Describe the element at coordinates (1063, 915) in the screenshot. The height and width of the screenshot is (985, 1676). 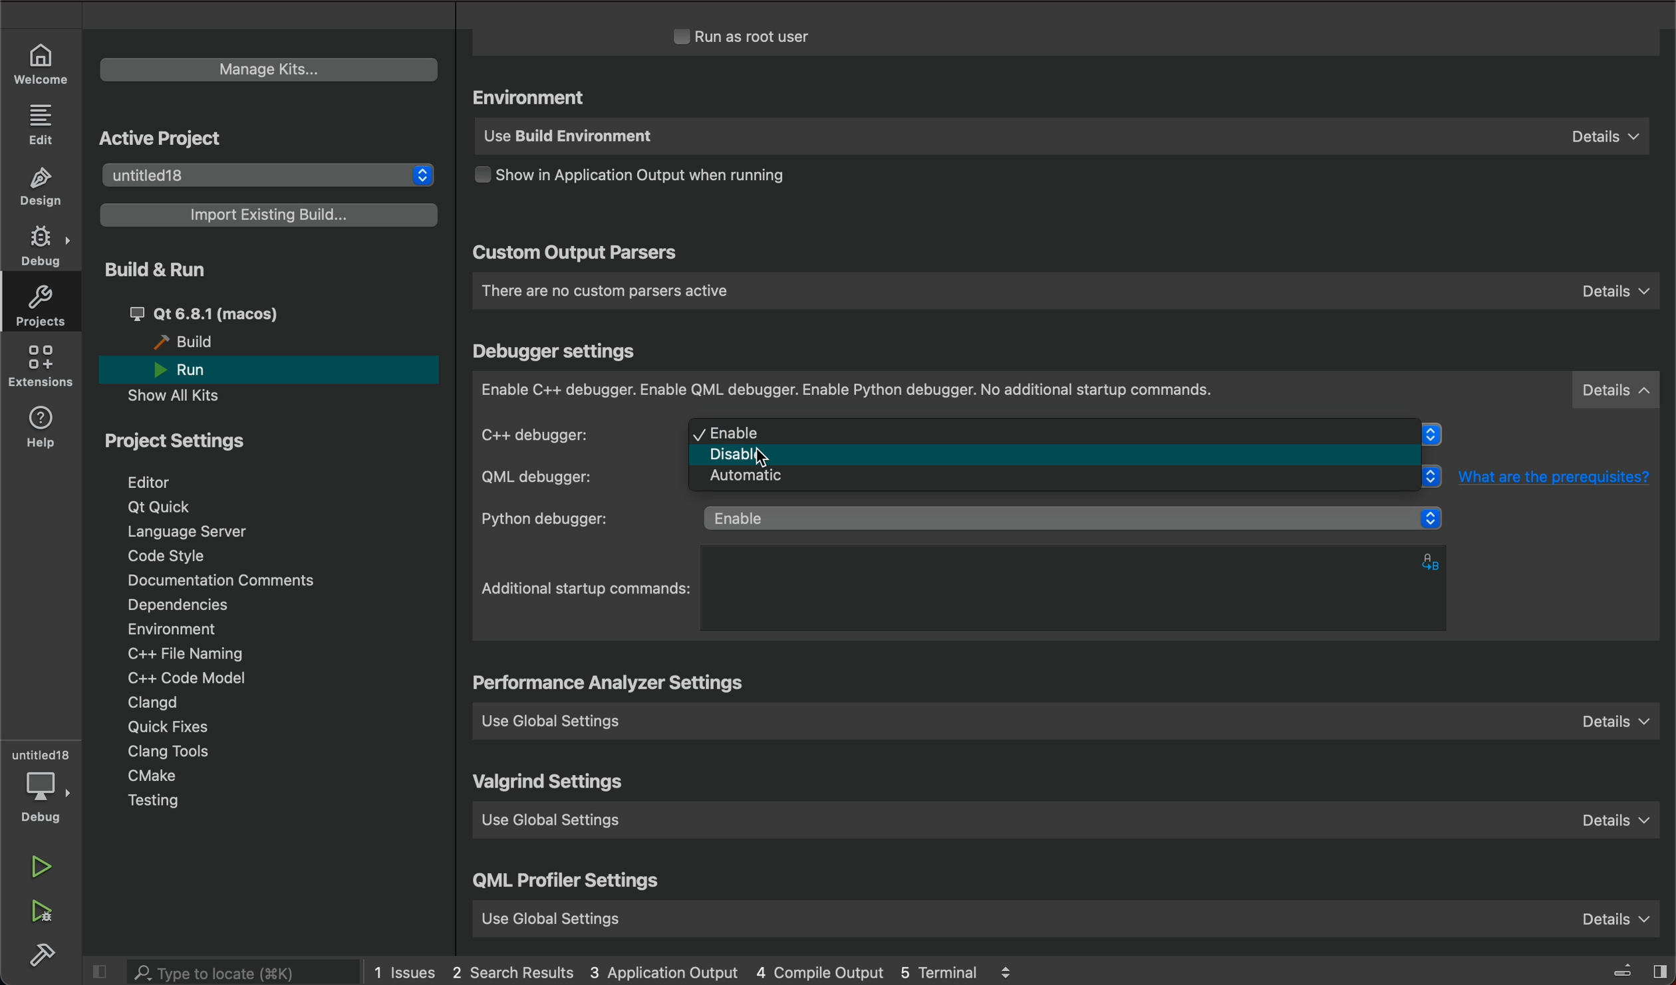
I see `use global ` at that location.